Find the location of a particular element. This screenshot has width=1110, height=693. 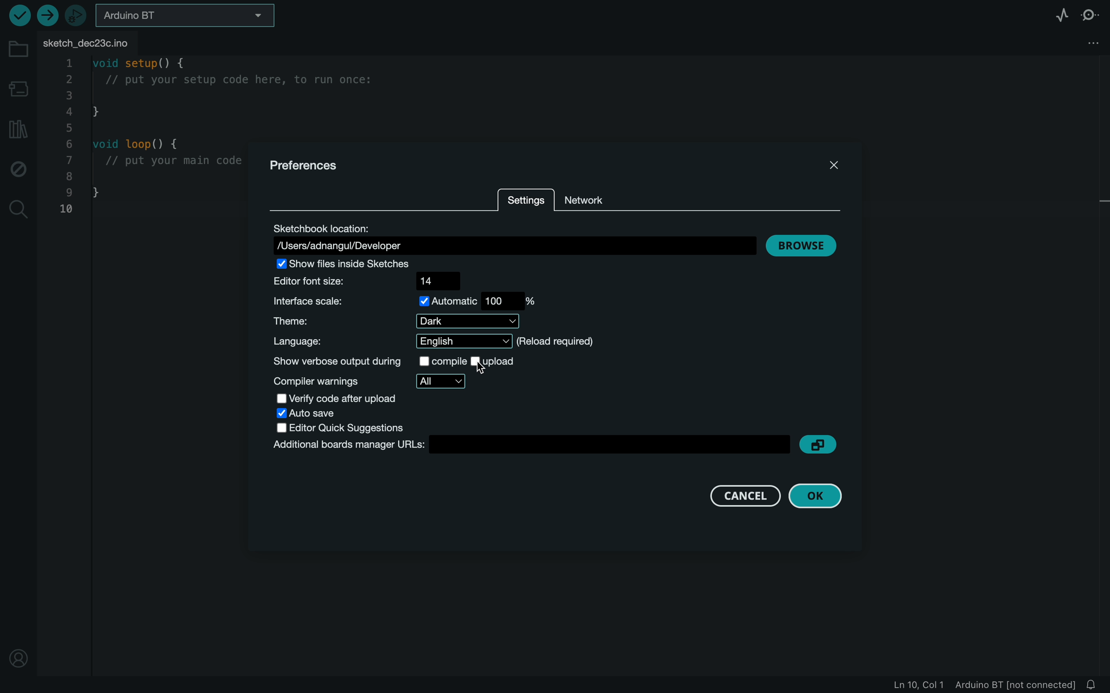

preferences is located at coordinates (315, 163).